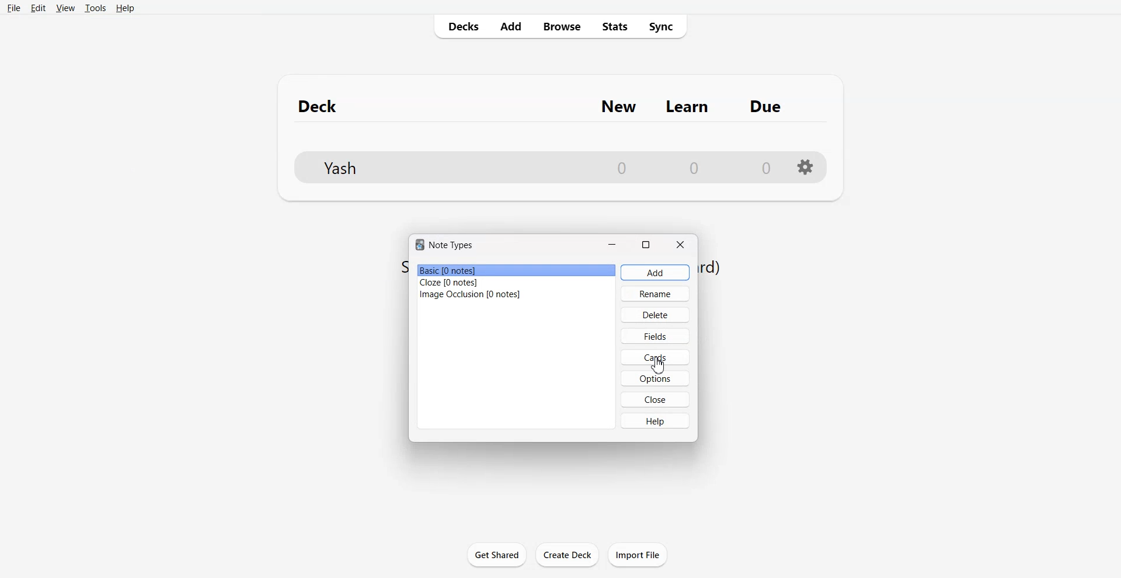  Describe the element at coordinates (655, 399) in the screenshot. I see `Close` at that location.